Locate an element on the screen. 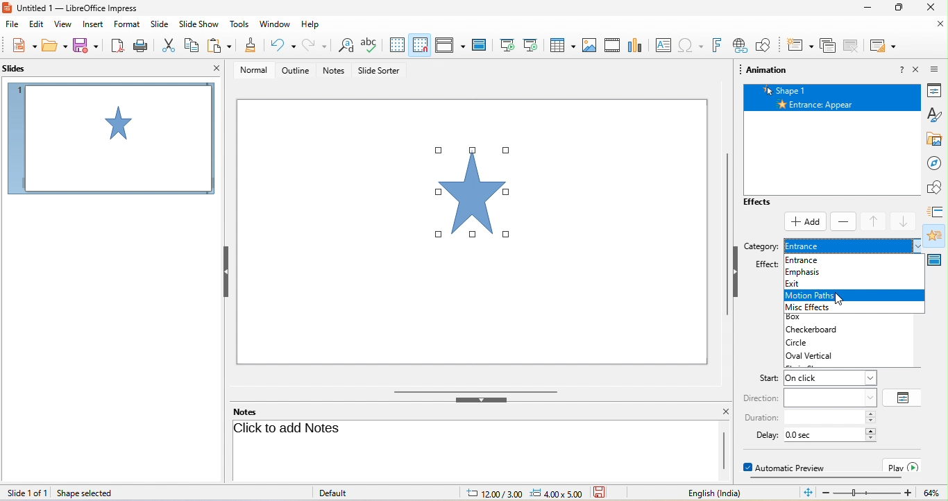 The image size is (948, 501). gallery is located at coordinates (938, 139).